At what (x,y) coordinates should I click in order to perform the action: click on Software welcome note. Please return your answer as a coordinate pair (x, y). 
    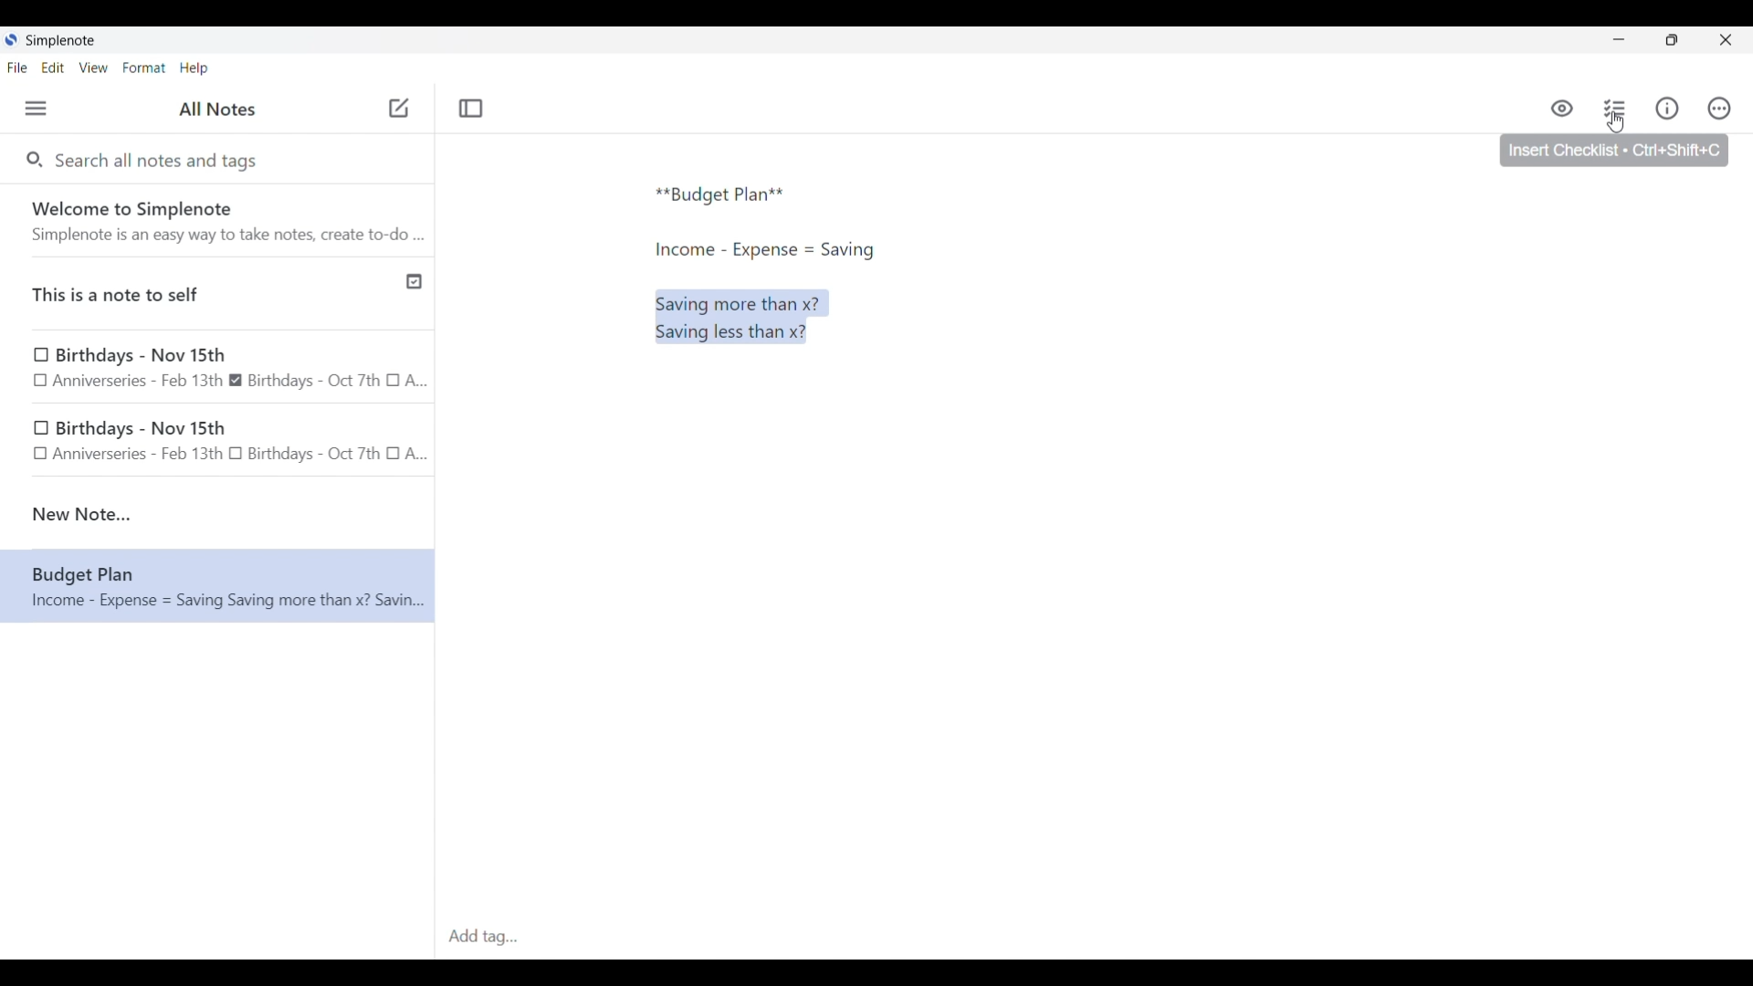
    Looking at the image, I should click on (222, 220).